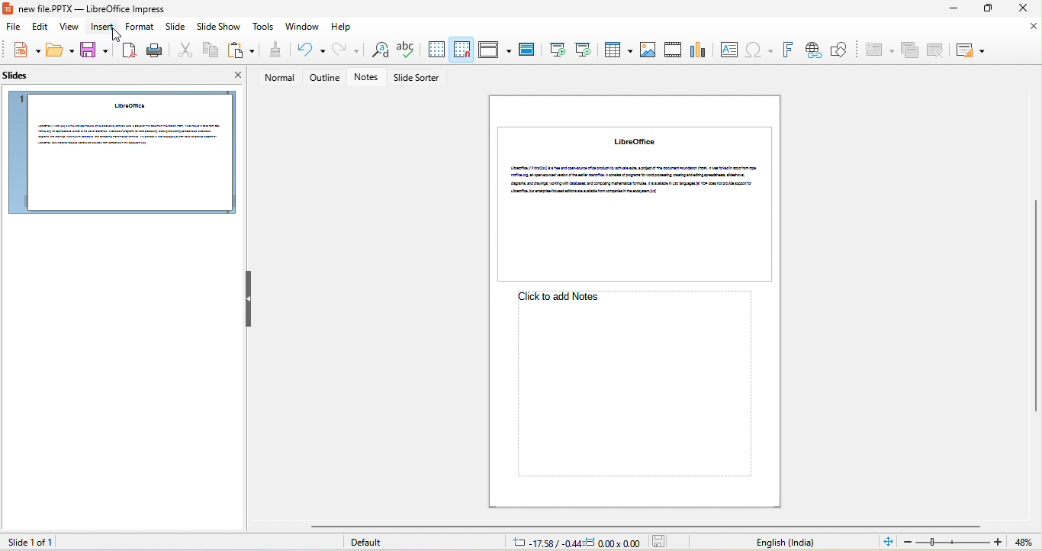 The image size is (1042, 551). Describe the element at coordinates (936, 50) in the screenshot. I see `delete slide` at that location.